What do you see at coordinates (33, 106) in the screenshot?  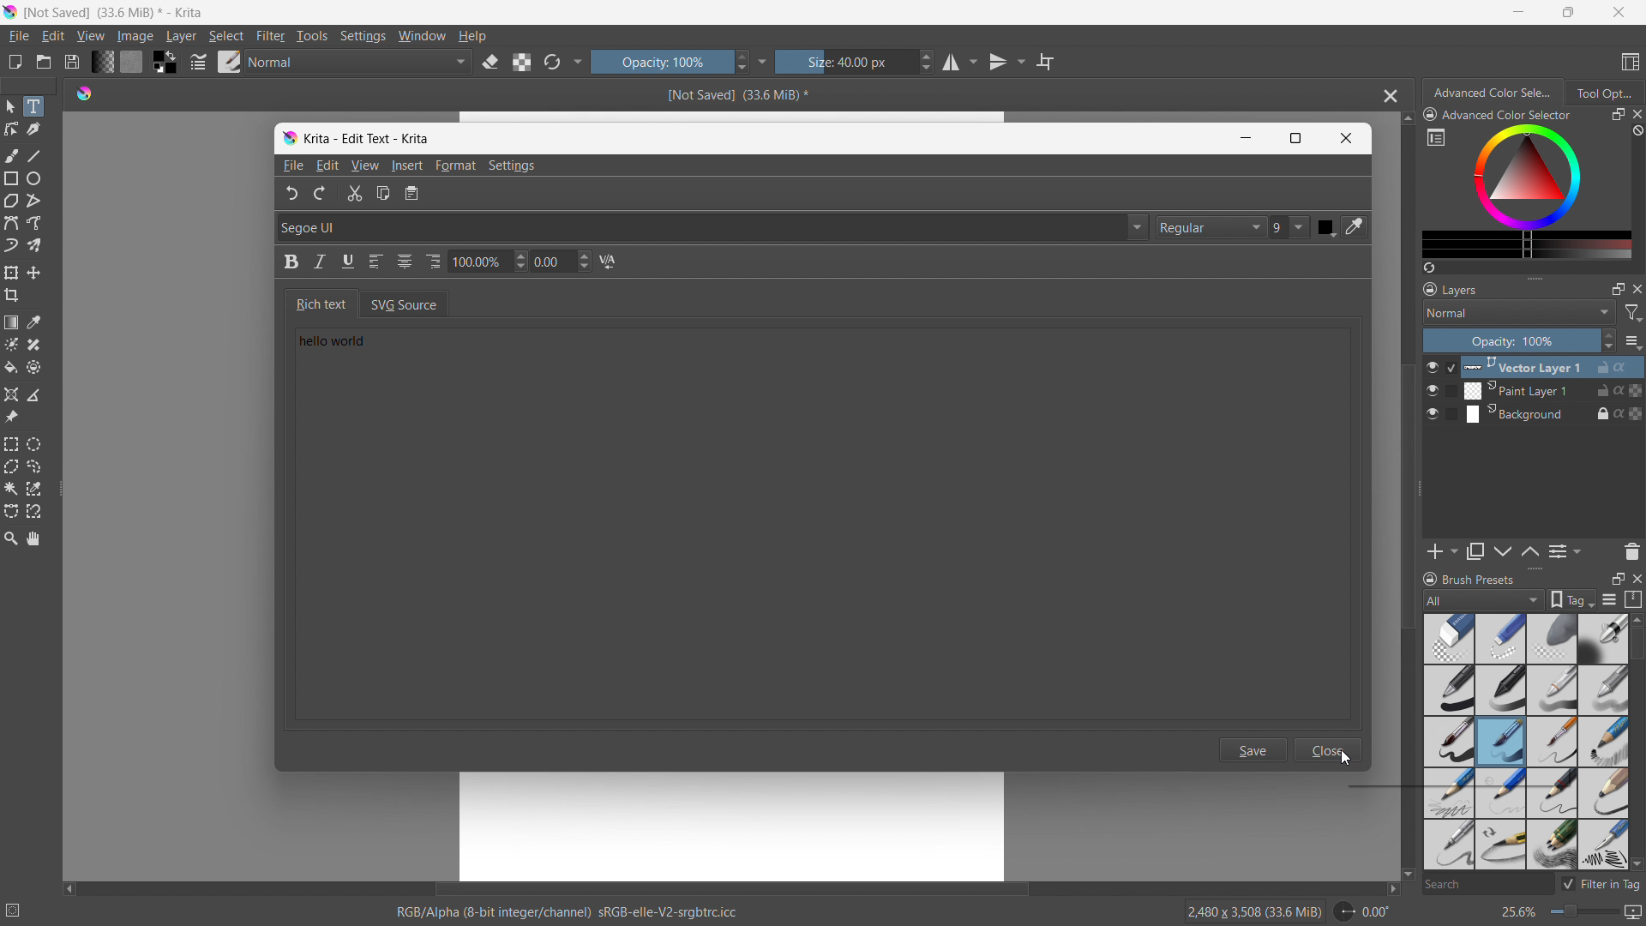 I see `text tool selected` at bounding box center [33, 106].